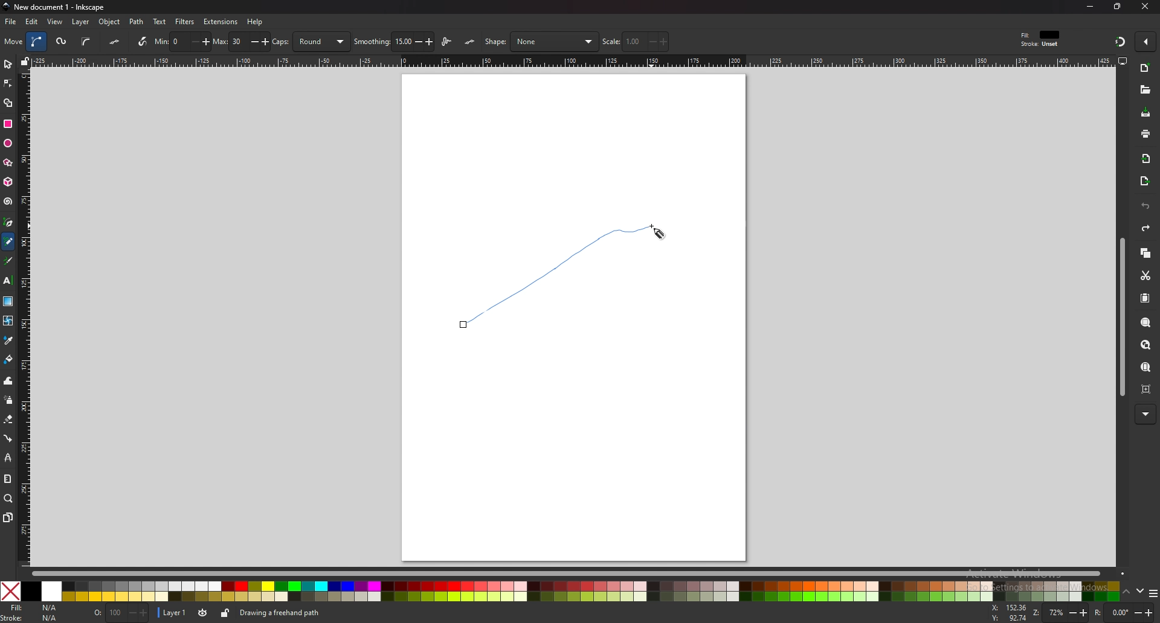 Image resolution: width=1160 pixels, height=623 pixels. Describe the element at coordinates (8, 243) in the screenshot. I see `pencil` at that location.